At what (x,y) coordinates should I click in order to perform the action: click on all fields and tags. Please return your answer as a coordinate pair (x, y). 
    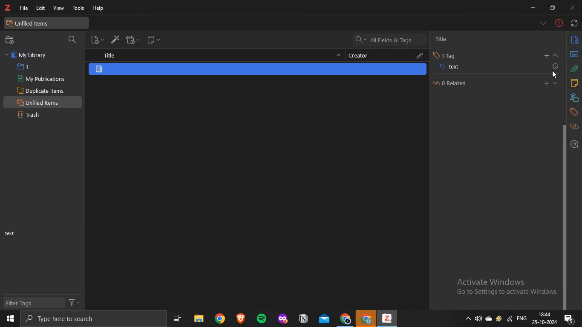
    Looking at the image, I should click on (386, 40).